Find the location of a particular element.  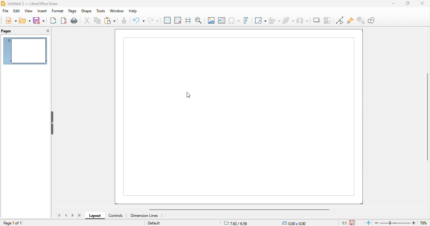

export as  is located at coordinates (54, 21).